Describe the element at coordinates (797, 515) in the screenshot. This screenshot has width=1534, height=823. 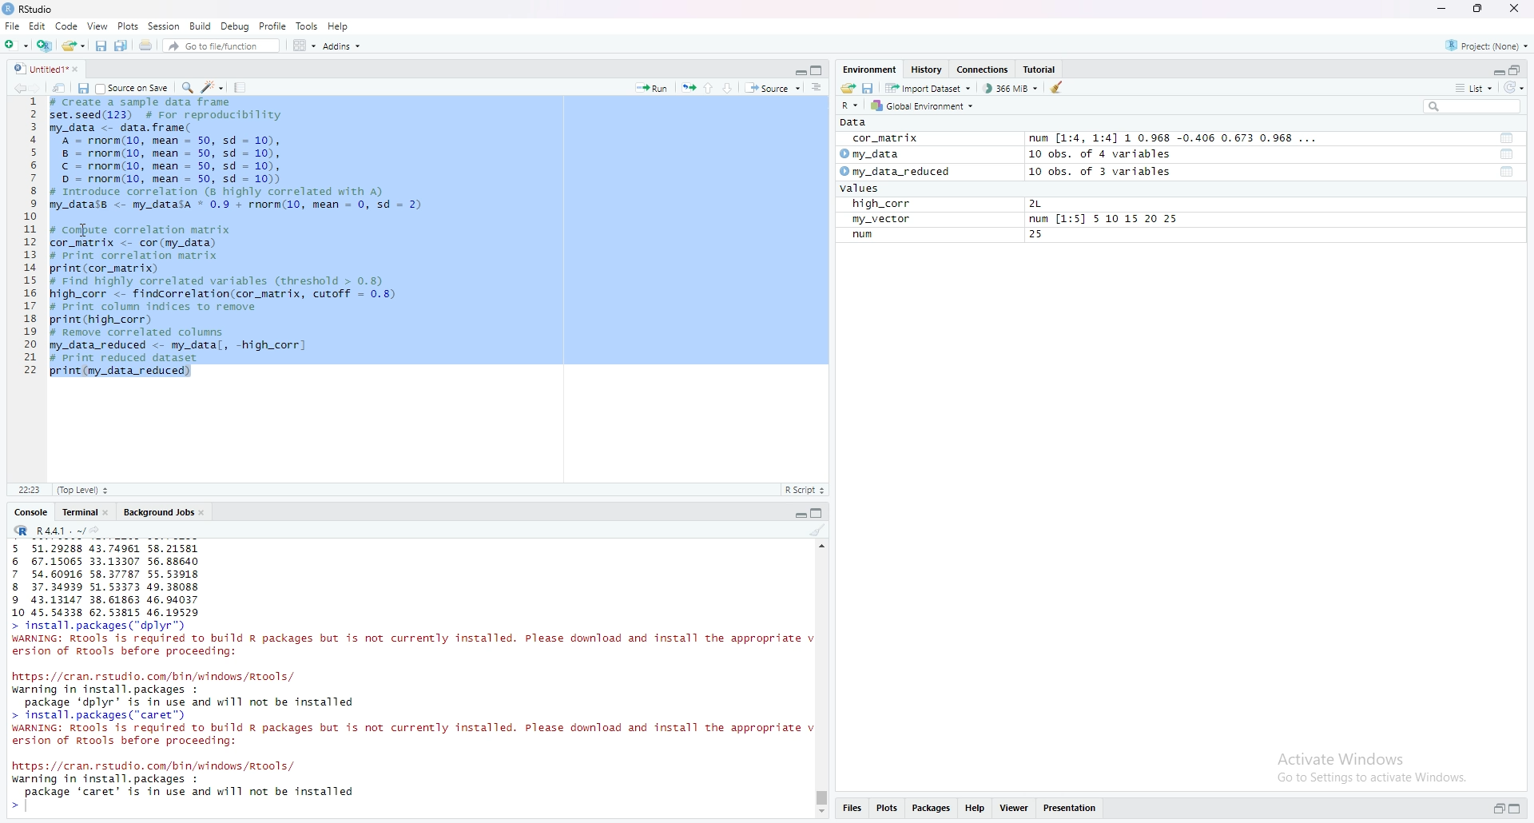
I see `Collapse` at that location.